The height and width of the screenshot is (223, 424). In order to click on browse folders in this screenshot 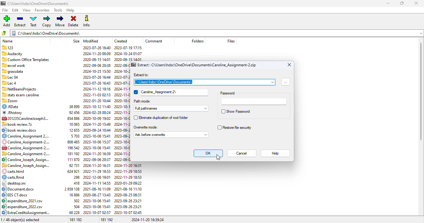, I will do `click(4, 33)`.